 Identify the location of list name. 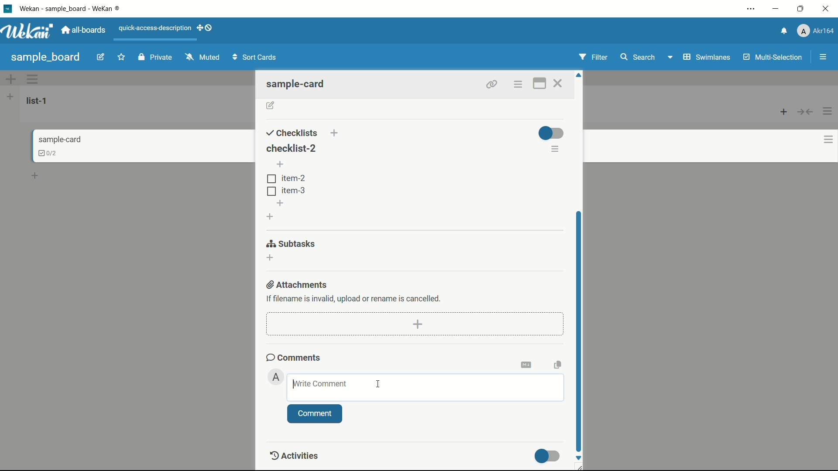
(38, 101).